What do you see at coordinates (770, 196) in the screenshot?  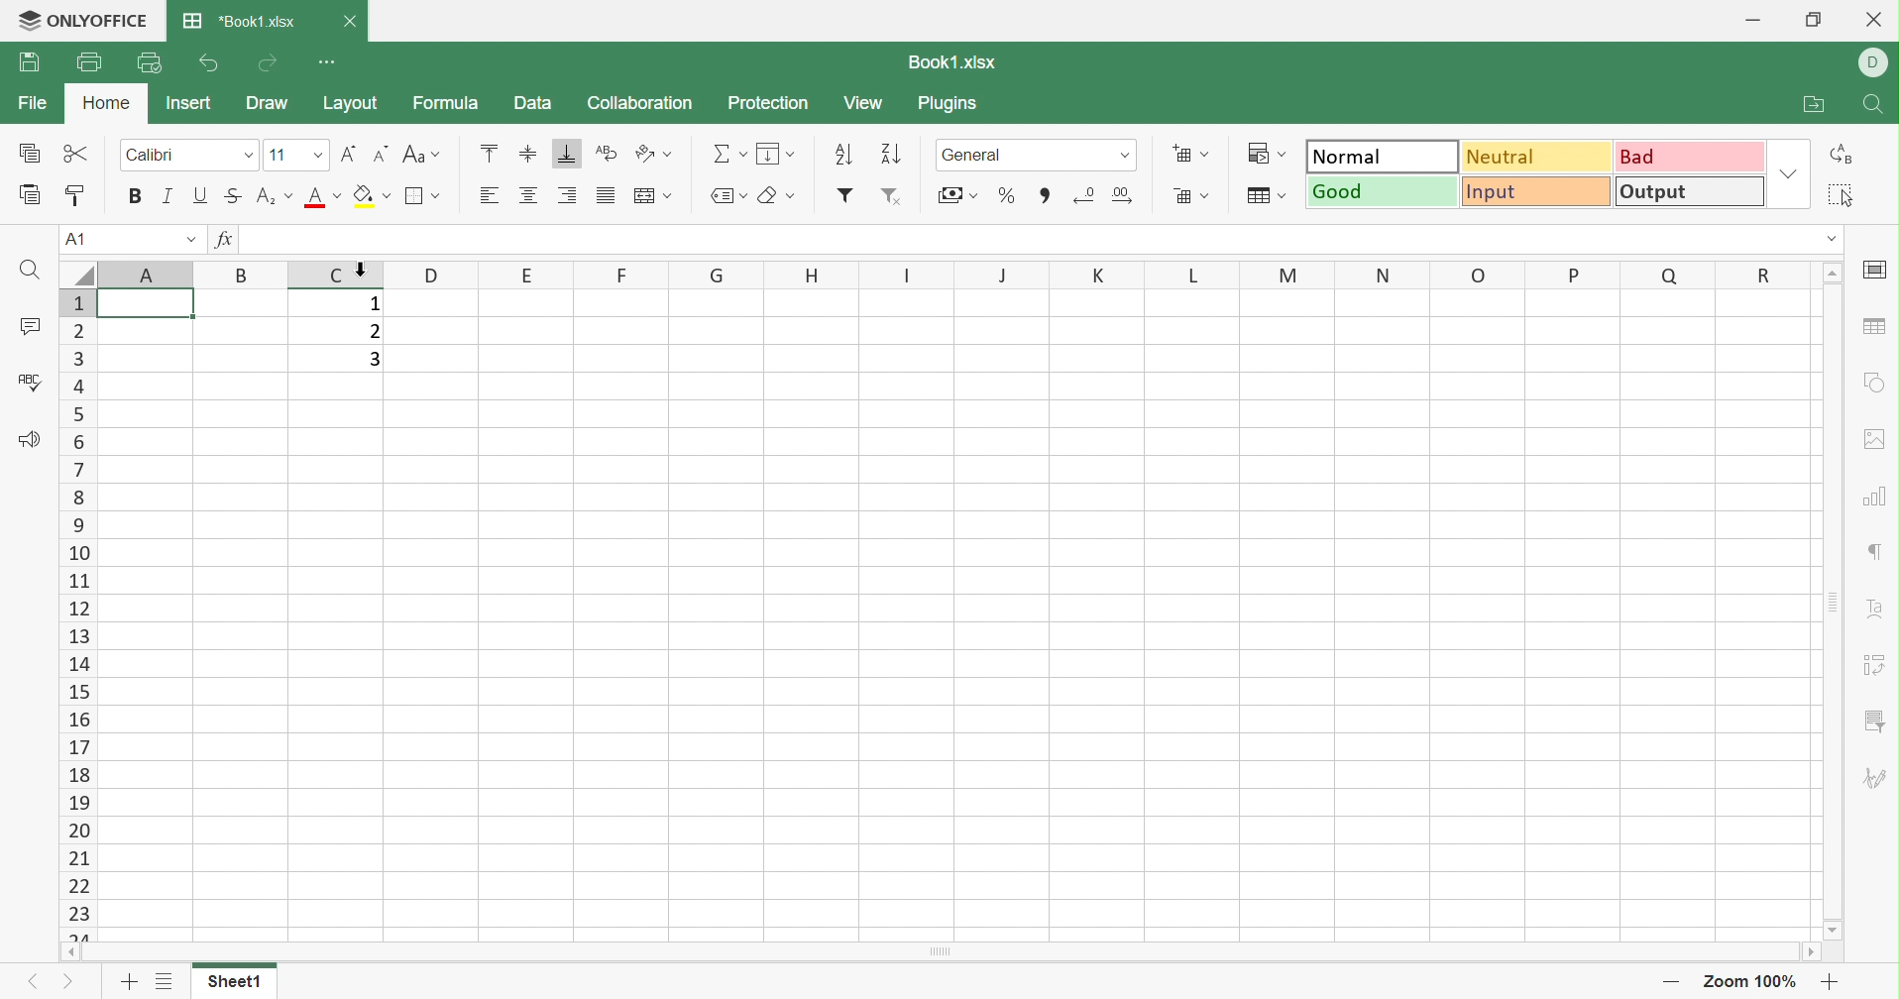 I see `Clear` at bounding box center [770, 196].